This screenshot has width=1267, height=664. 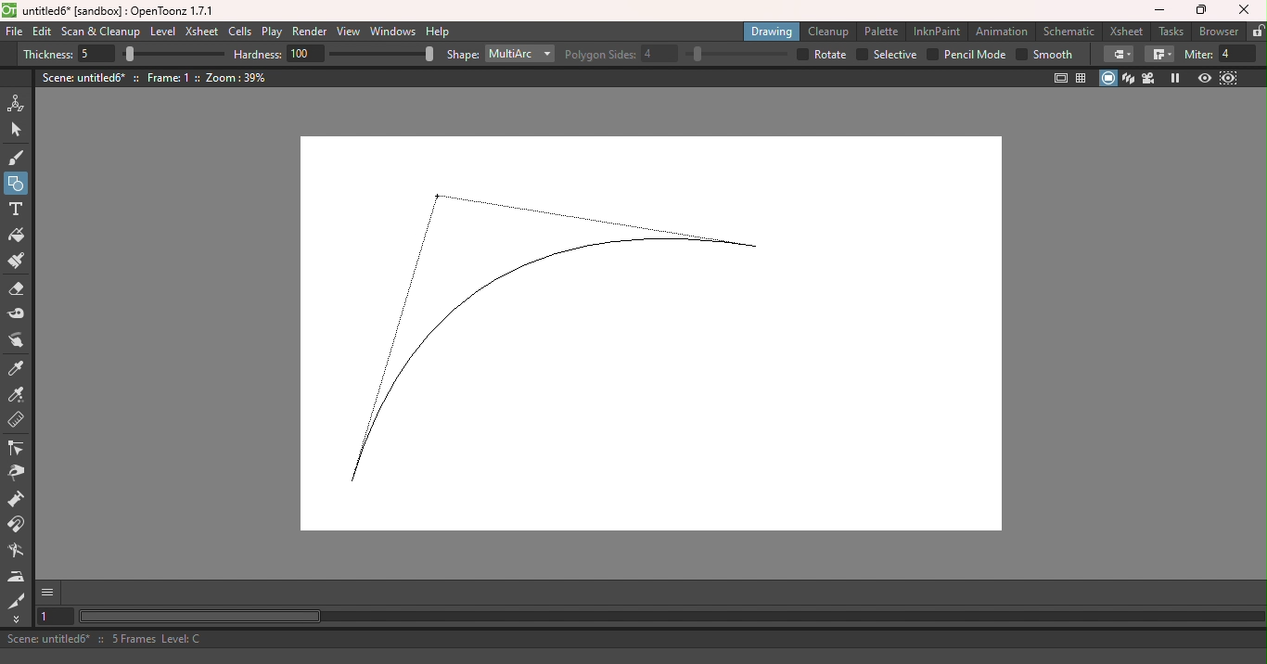 What do you see at coordinates (19, 104) in the screenshot?
I see `Animate tool` at bounding box center [19, 104].